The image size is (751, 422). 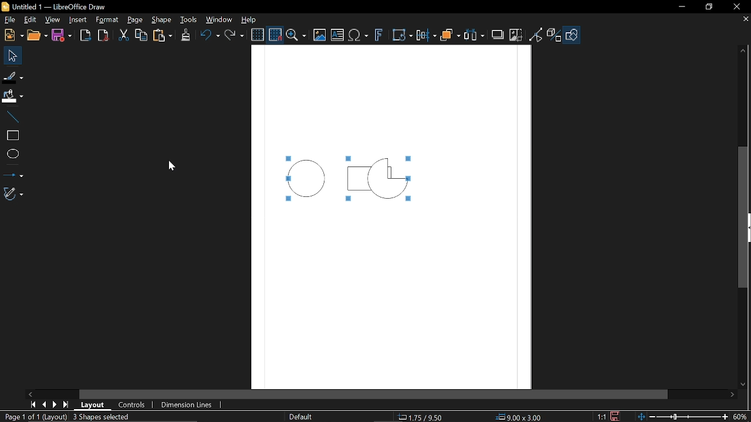 What do you see at coordinates (743, 217) in the screenshot?
I see `Vertical scrollbar` at bounding box center [743, 217].